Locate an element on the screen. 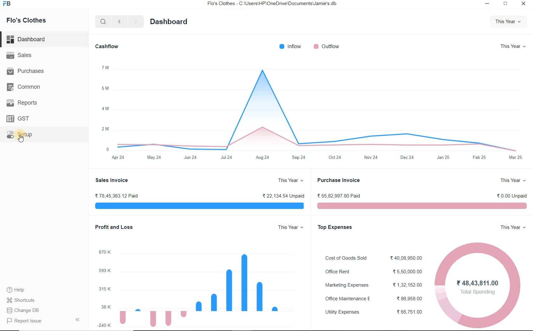 This screenshot has height=331, width=533. GST is located at coordinates (17, 119).